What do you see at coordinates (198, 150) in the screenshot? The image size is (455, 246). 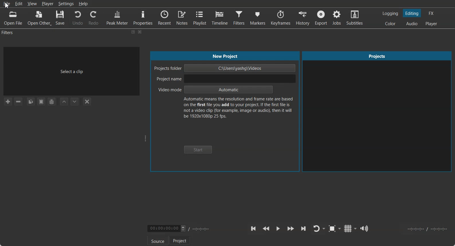 I see `Start` at bounding box center [198, 150].